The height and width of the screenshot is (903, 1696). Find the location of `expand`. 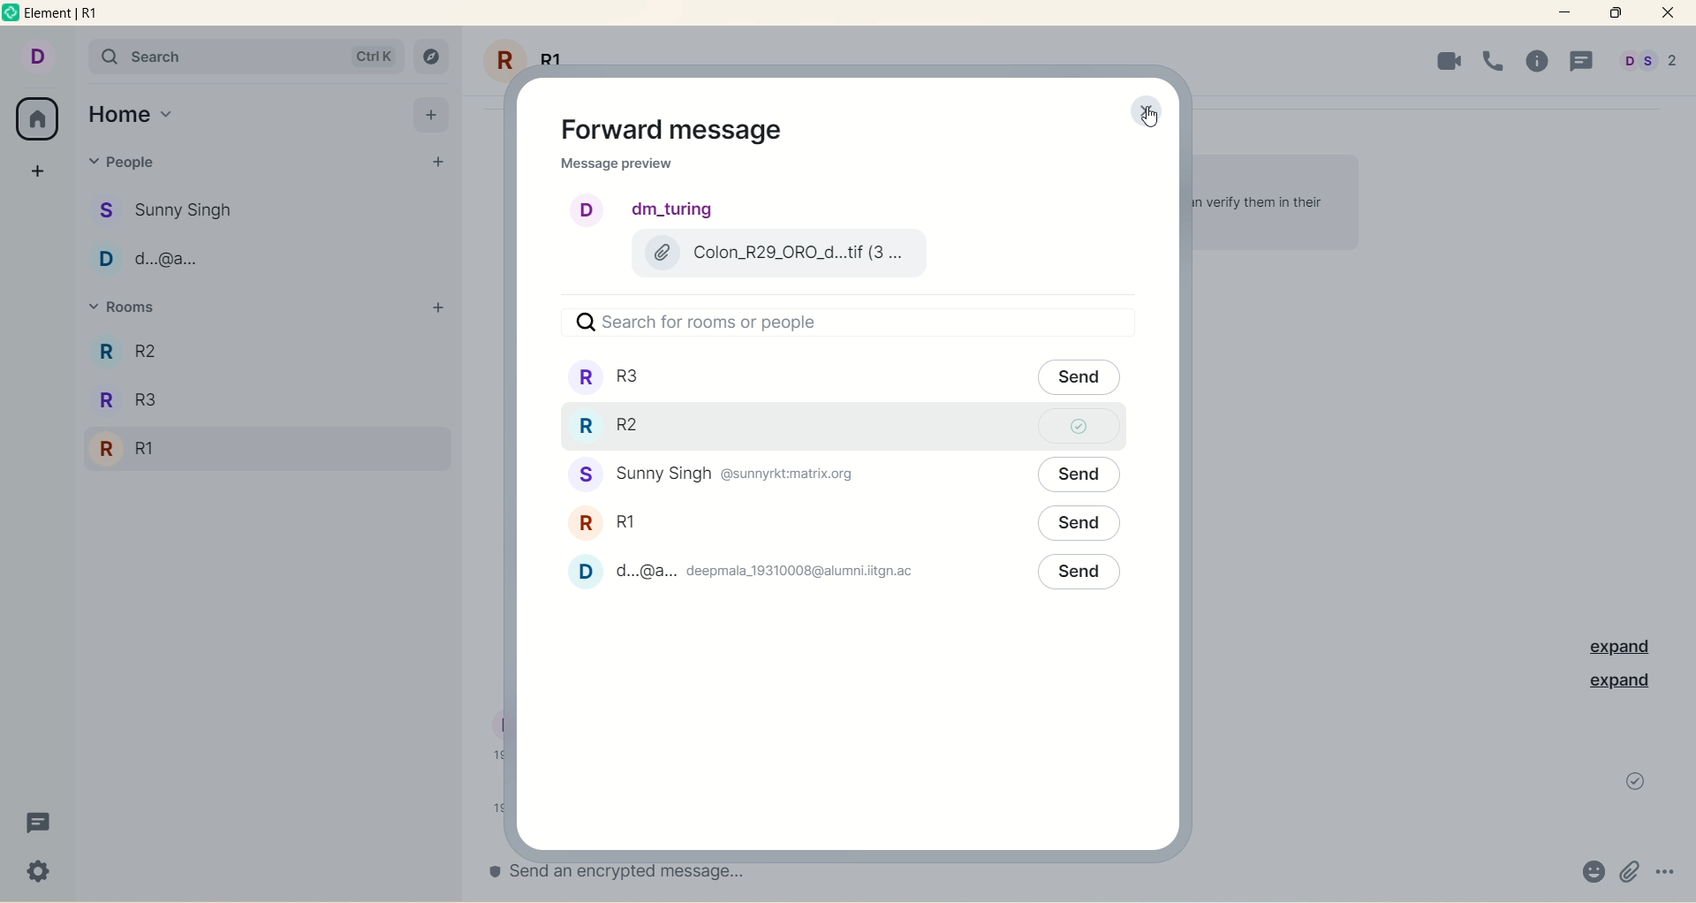

expand is located at coordinates (1613, 648).